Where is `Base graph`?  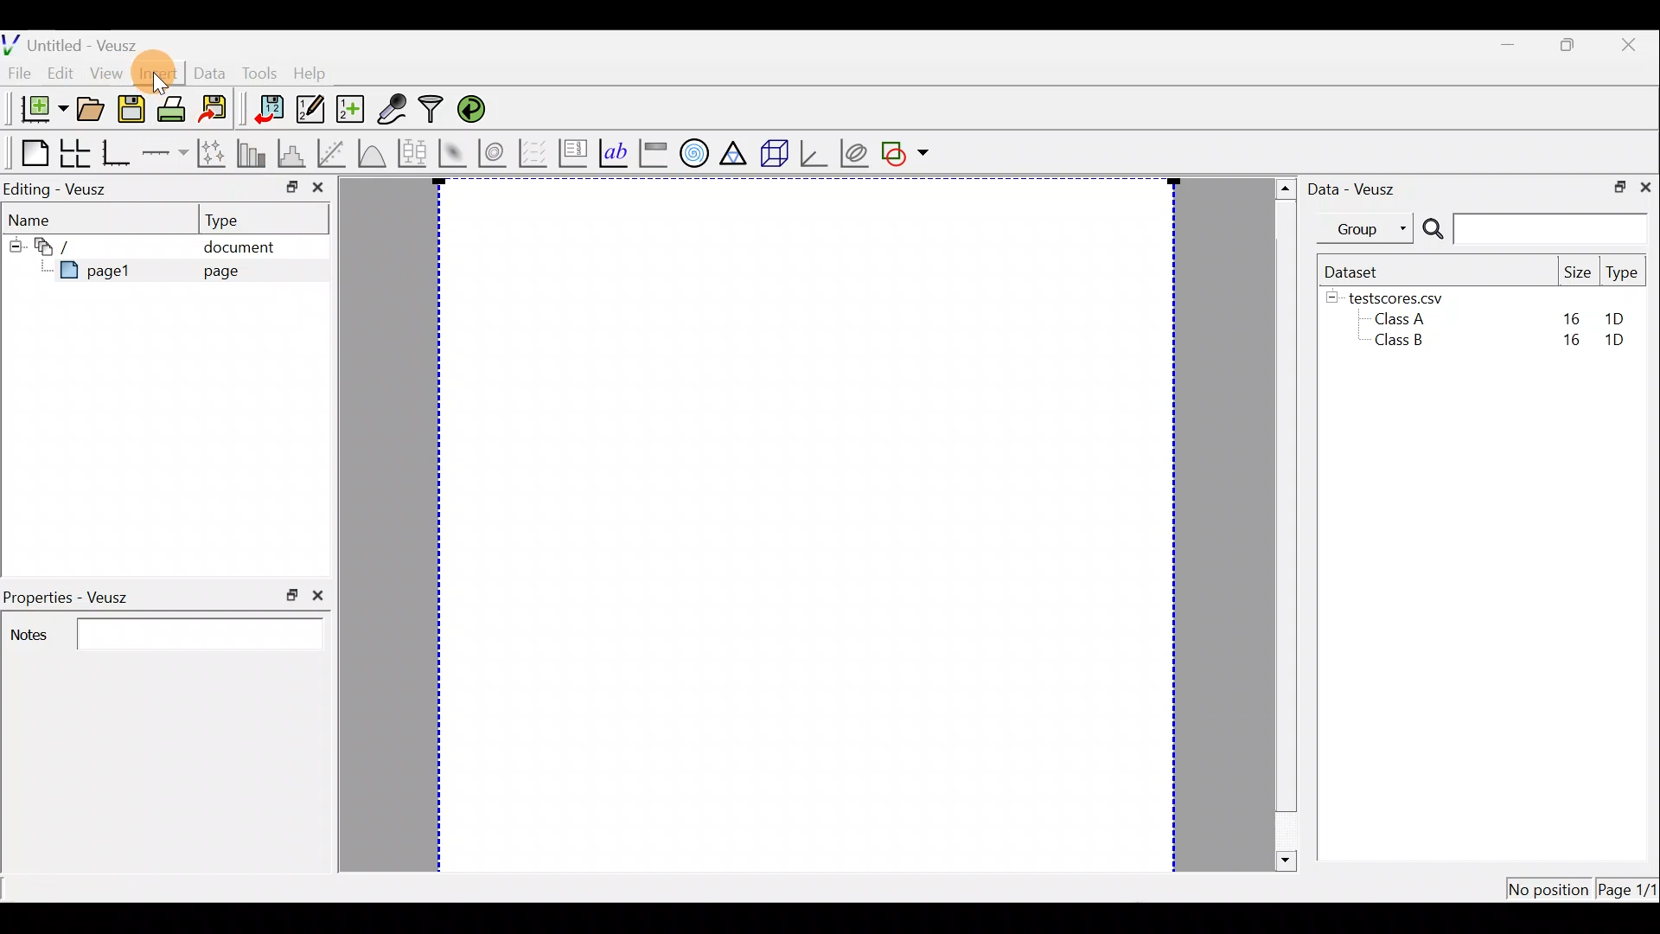 Base graph is located at coordinates (116, 150).